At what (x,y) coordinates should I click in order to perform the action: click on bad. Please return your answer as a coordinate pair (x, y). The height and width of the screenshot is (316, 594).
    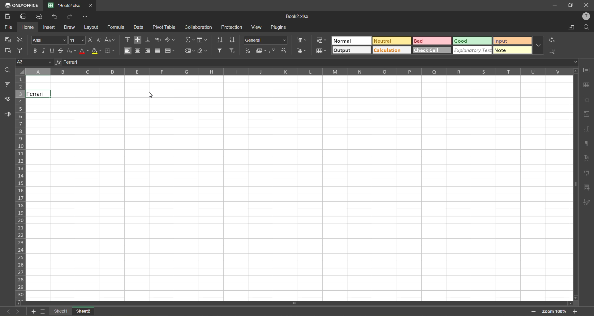
    Looking at the image, I should click on (432, 41).